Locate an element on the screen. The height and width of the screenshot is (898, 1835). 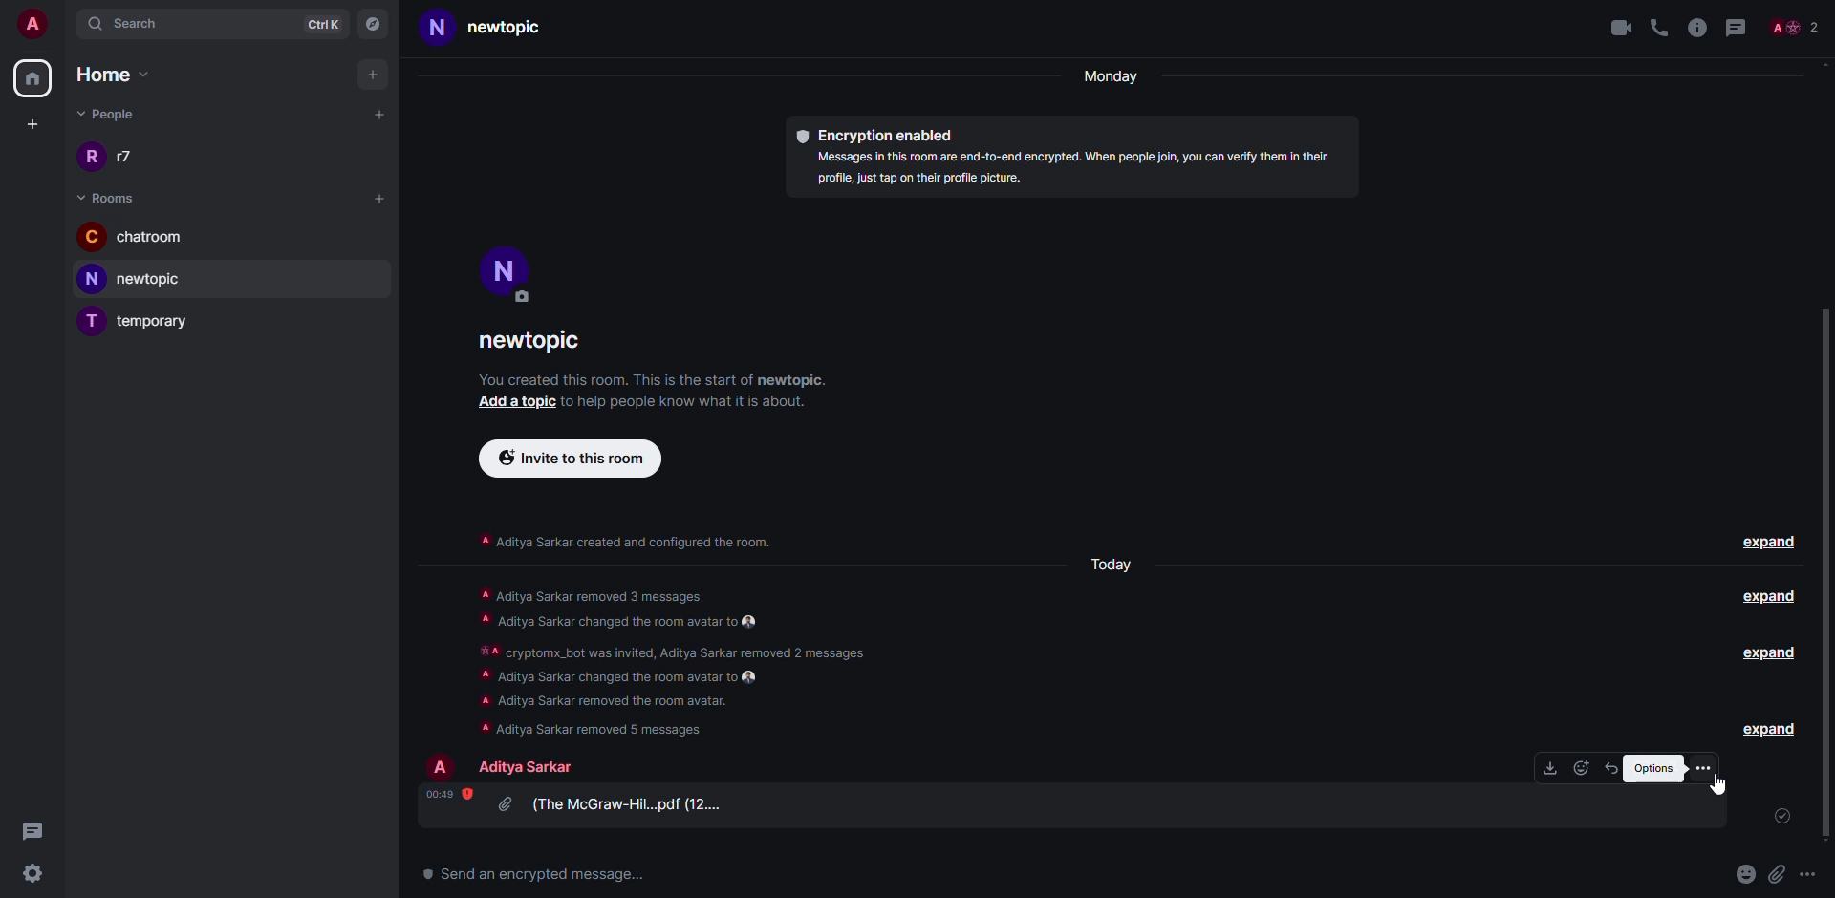
profile is located at coordinates (505, 268).